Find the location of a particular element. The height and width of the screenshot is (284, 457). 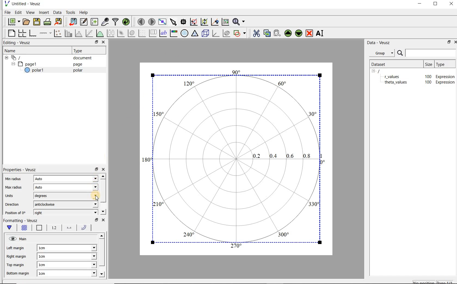

click to reset graph axes is located at coordinates (225, 21).